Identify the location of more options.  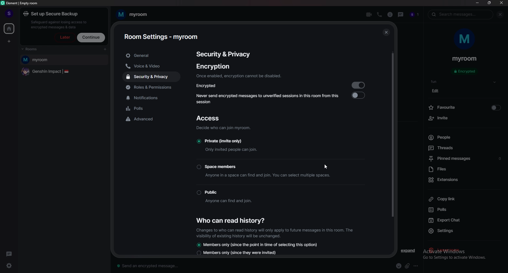
(418, 266).